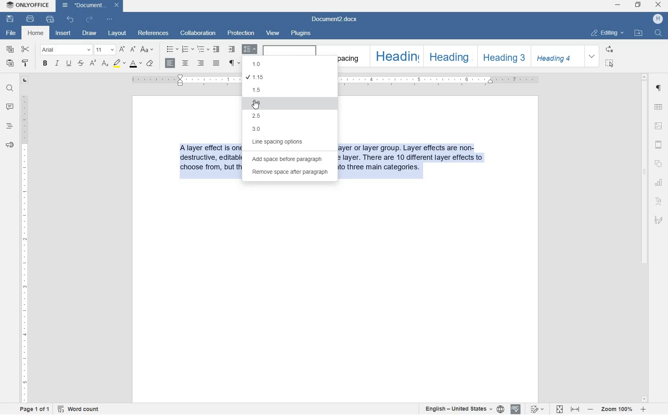 This screenshot has width=668, height=415. Describe the element at coordinates (443, 80) in the screenshot. I see `ruler` at that location.